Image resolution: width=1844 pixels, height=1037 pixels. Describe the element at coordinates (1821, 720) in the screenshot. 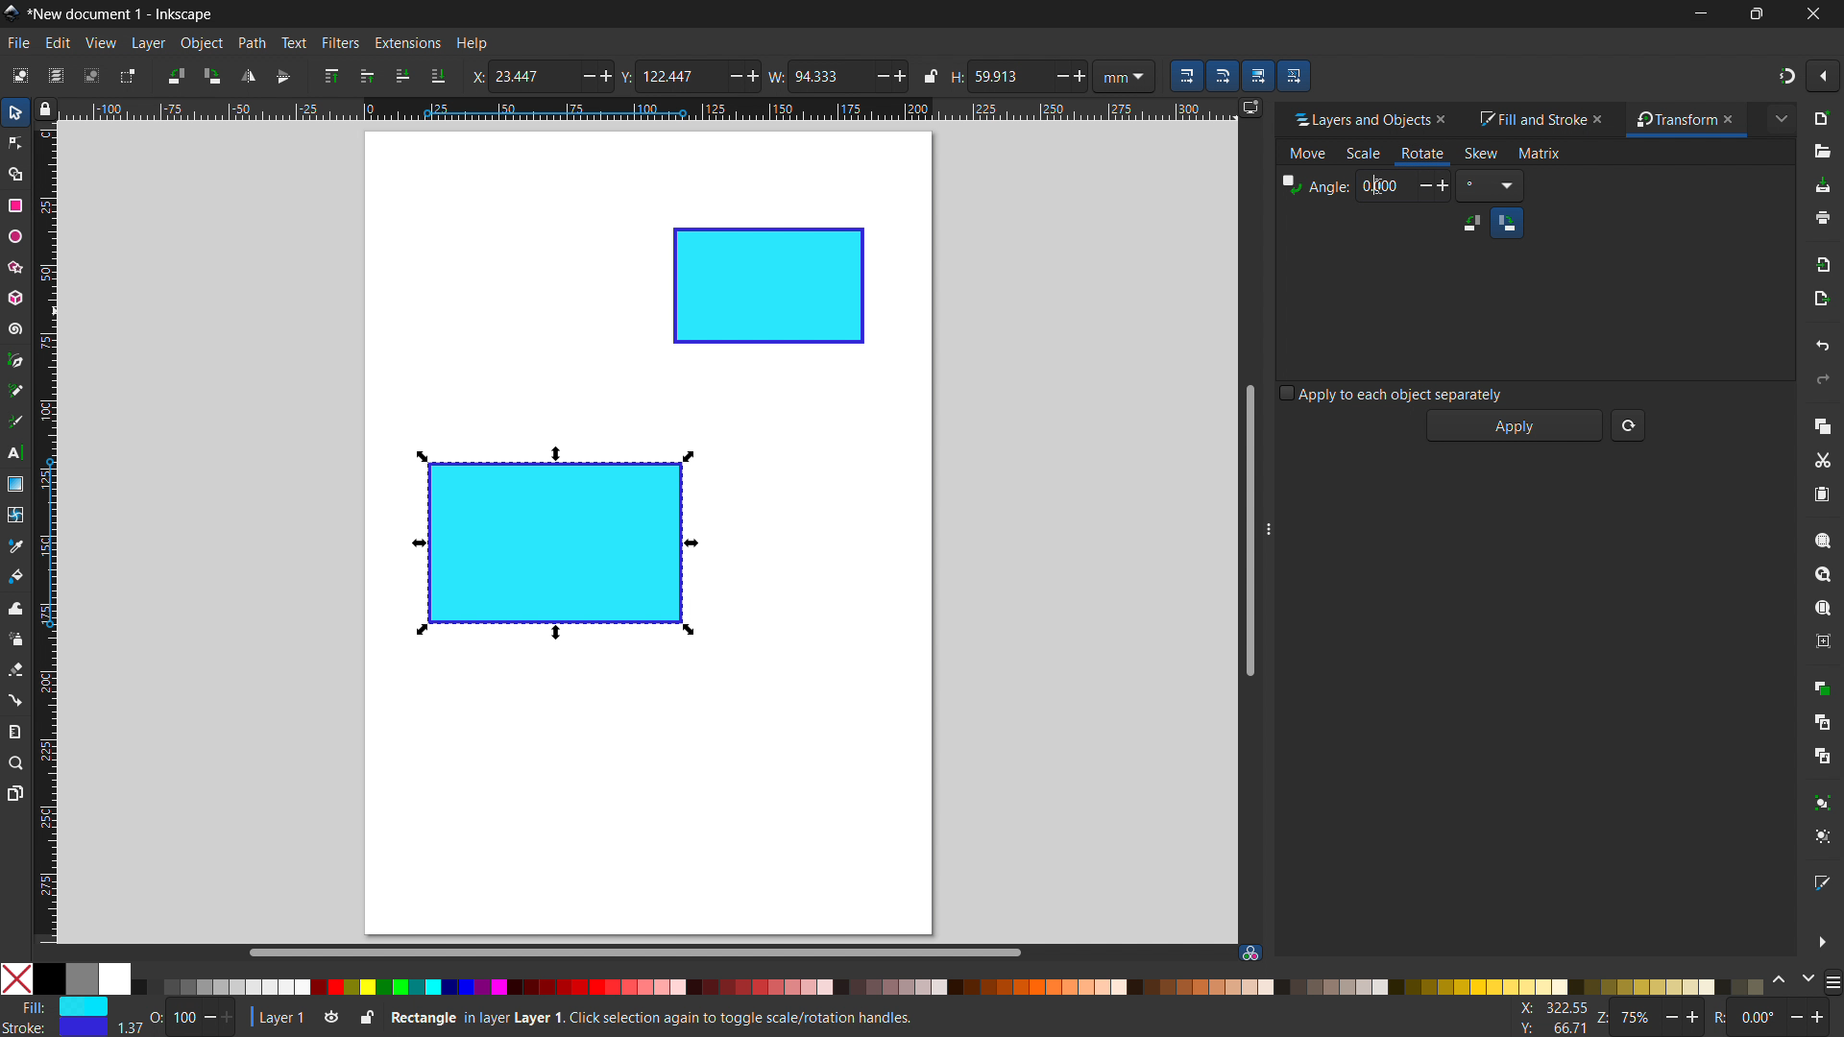

I see `create clone` at that location.